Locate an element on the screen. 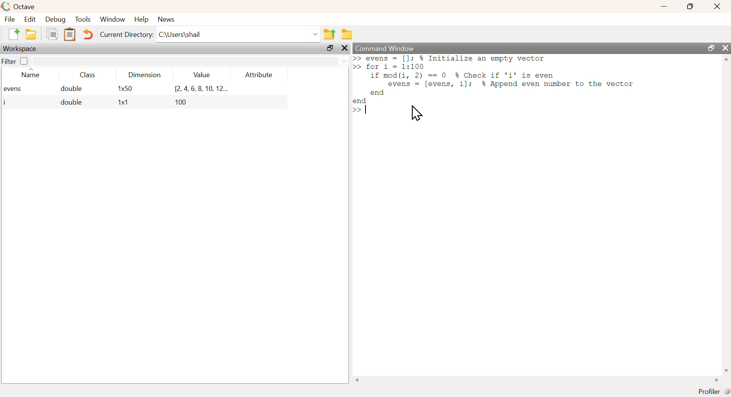  100 is located at coordinates (182, 103).